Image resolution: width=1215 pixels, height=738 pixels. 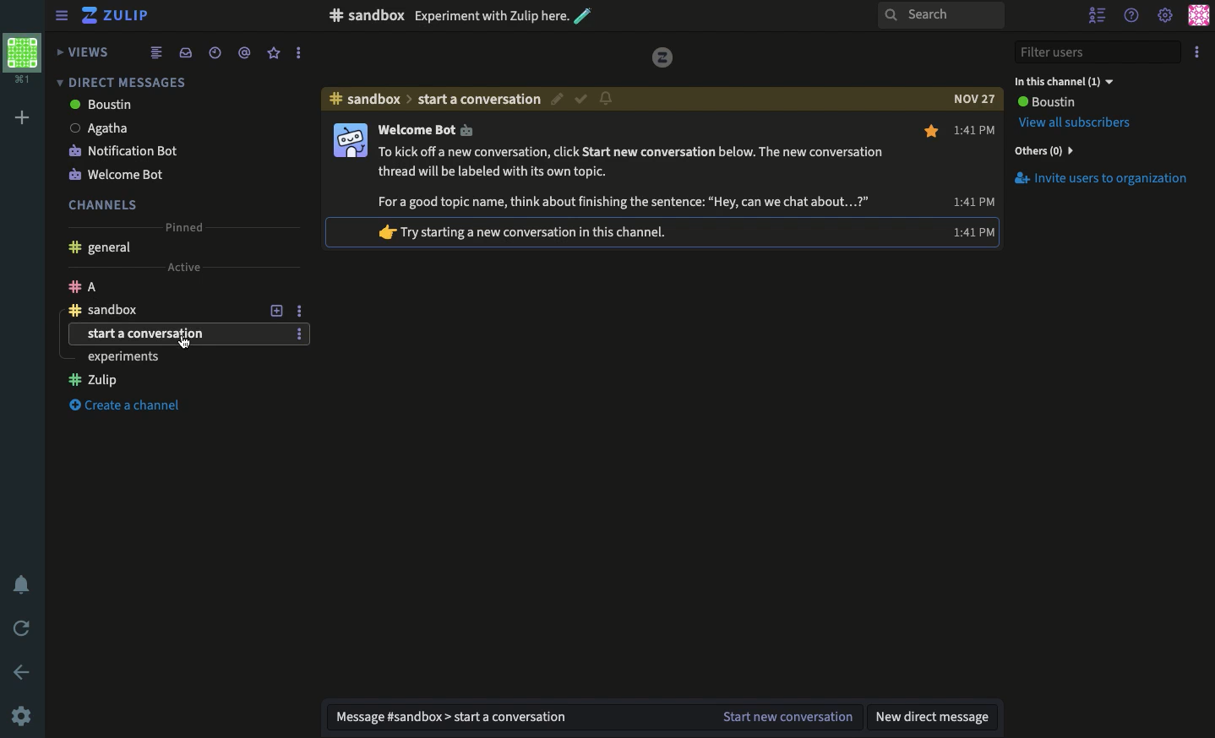 I want to click on Filter users, so click(x=1098, y=53).